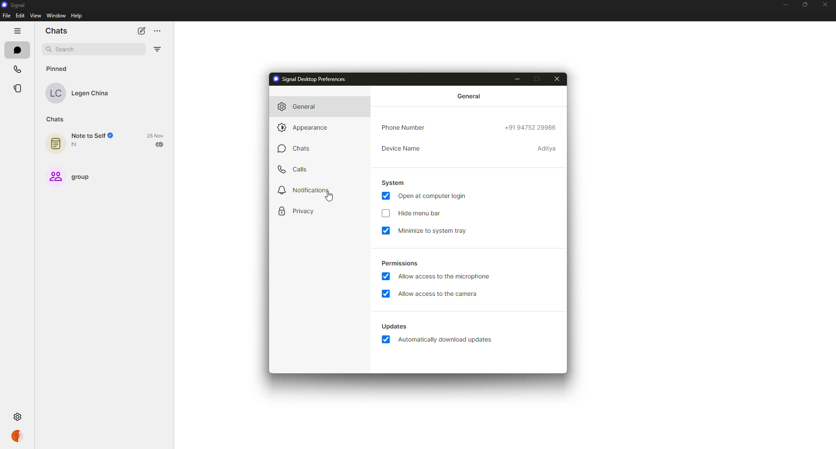 Image resolution: width=836 pixels, height=449 pixels. What do you see at coordinates (18, 69) in the screenshot?
I see `calls` at bounding box center [18, 69].